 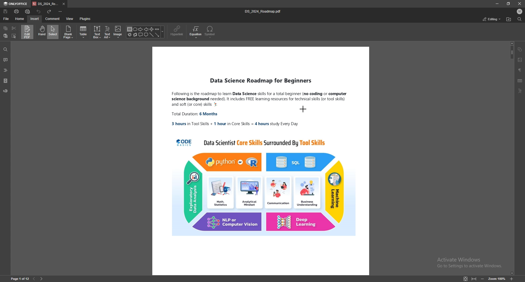 What do you see at coordinates (519, 19) in the screenshot?
I see `find` at bounding box center [519, 19].